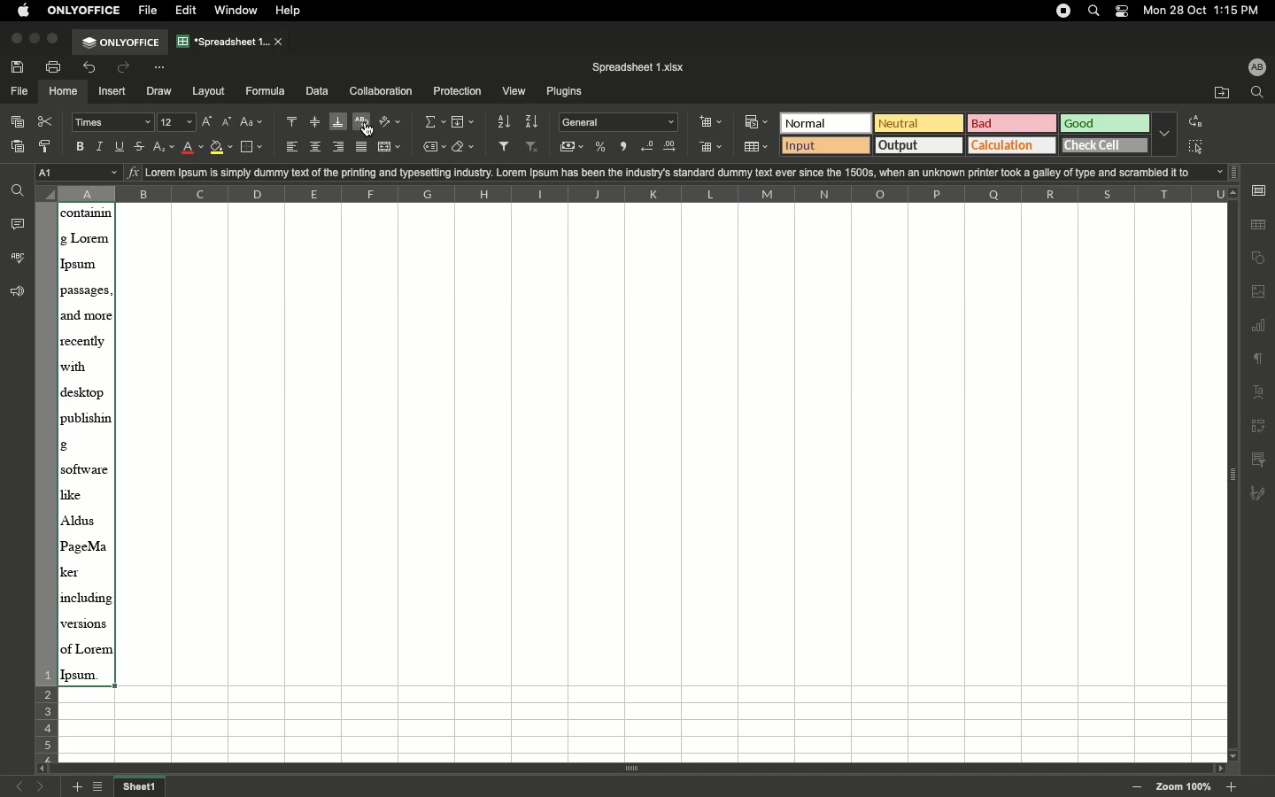  What do you see at coordinates (228, 123) in the screenshot?
I see `Decrease font size` at bounding box center [228, 123].